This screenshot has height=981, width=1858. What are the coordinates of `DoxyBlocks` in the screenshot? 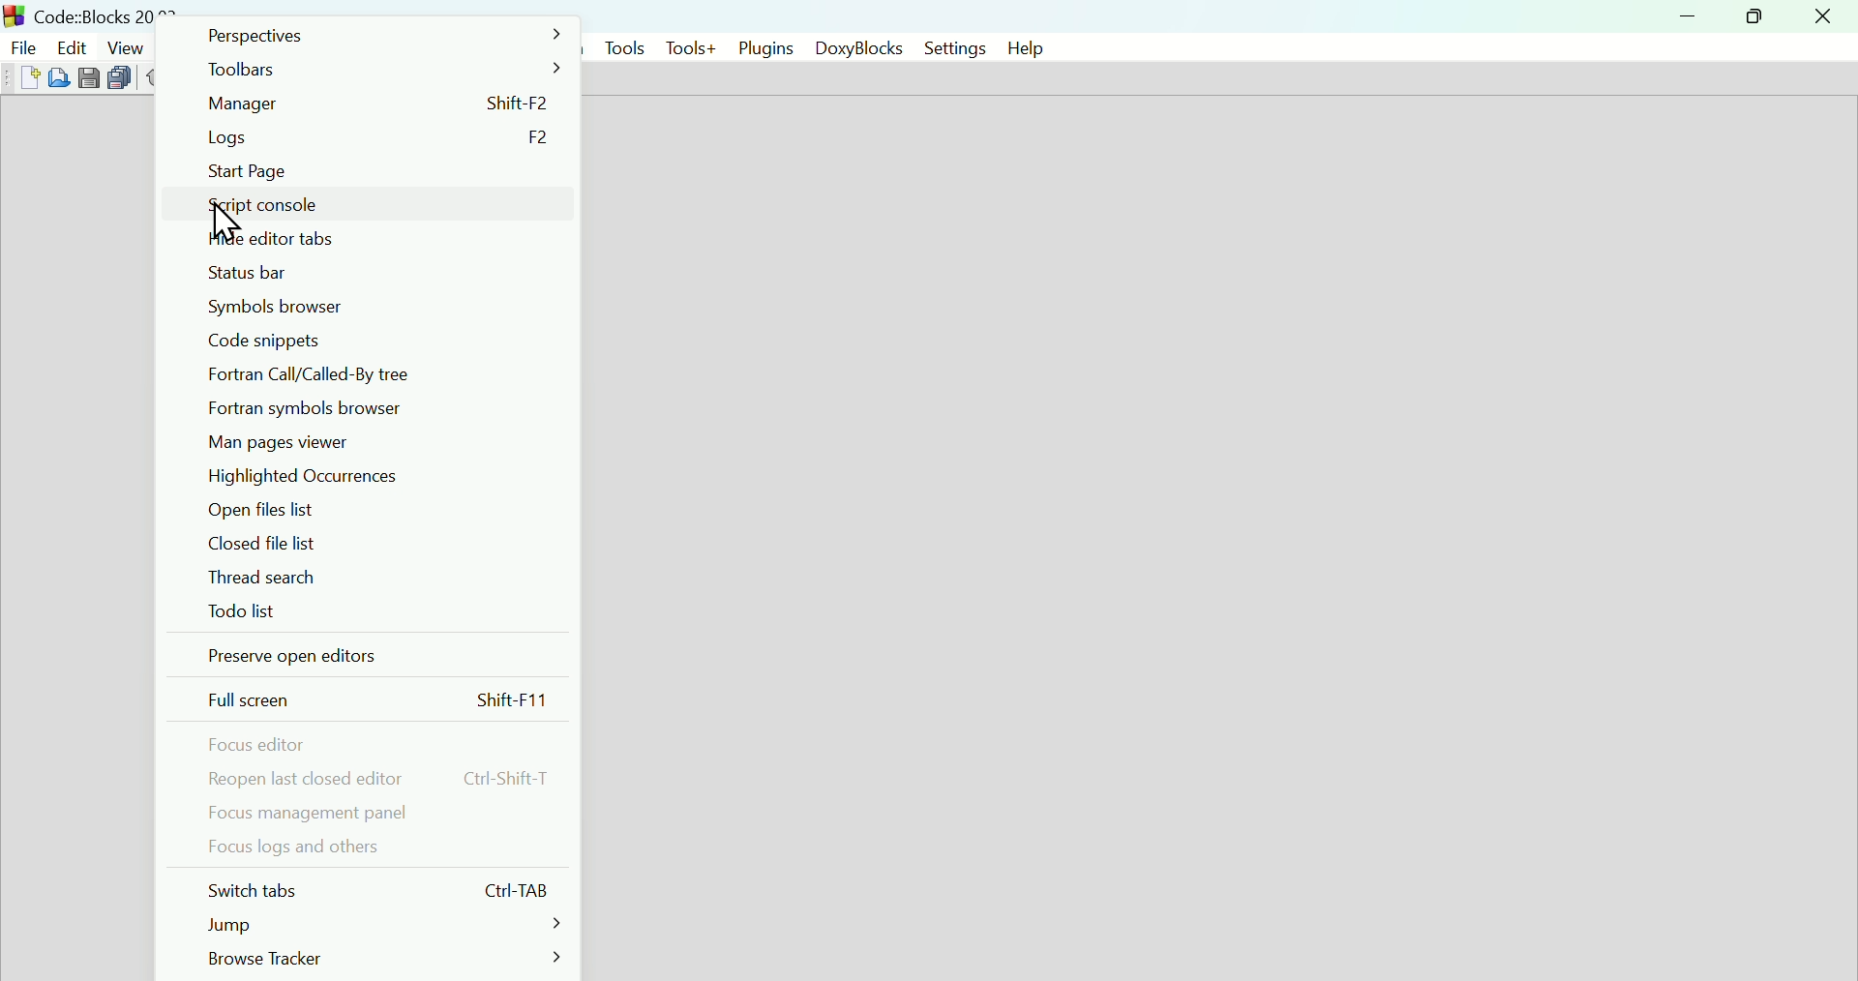 It's located at (854, 47).